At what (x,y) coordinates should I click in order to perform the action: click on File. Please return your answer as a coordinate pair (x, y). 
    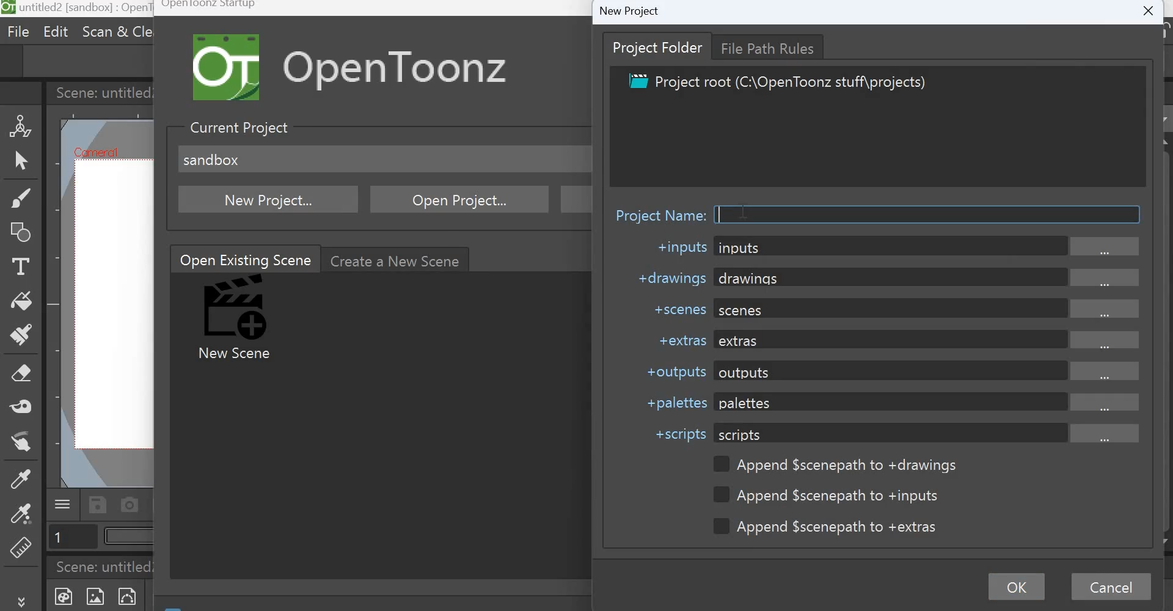
    Looking at the image, I should click on (20, 32).